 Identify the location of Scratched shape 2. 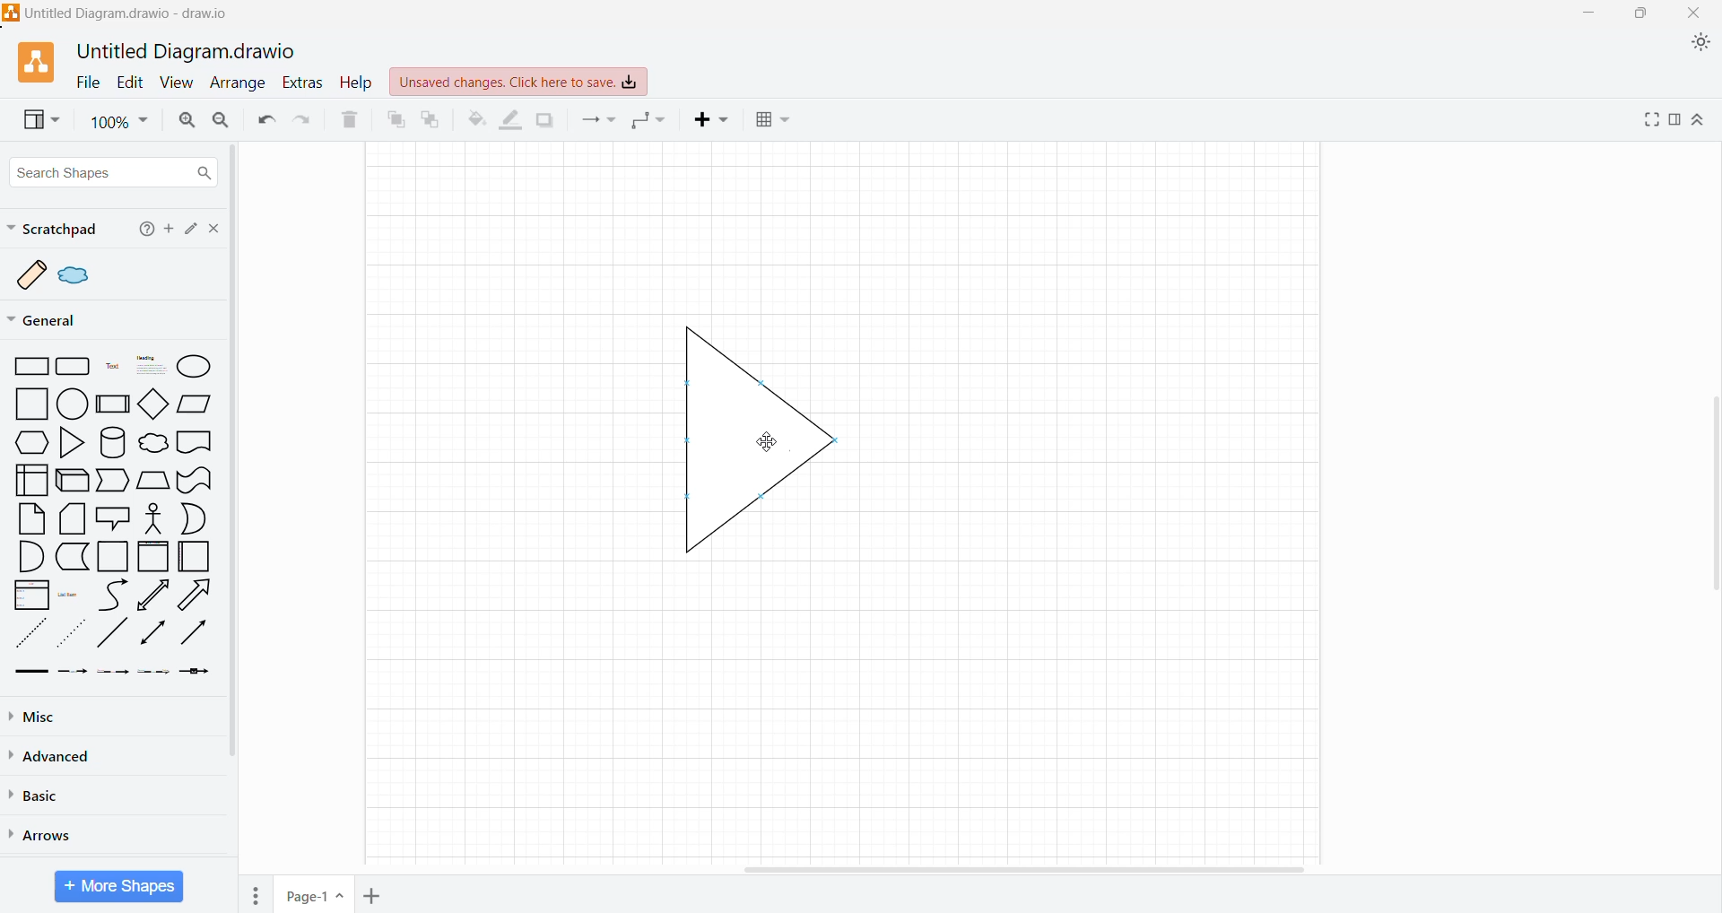
(76, 274).